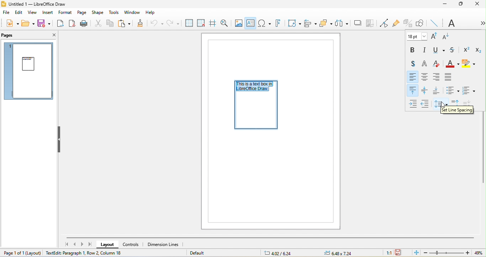  I want to click on align left, so click(413, 77).